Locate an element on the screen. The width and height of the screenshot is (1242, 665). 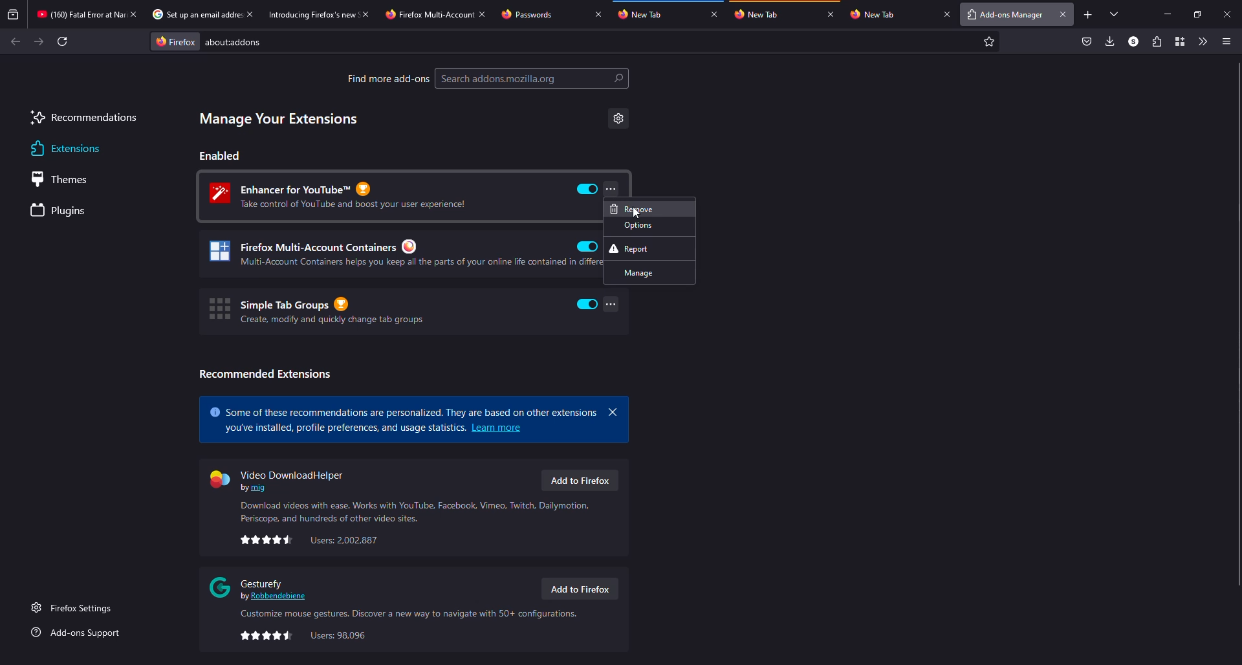
profile is located at coordinates (1133, 41).